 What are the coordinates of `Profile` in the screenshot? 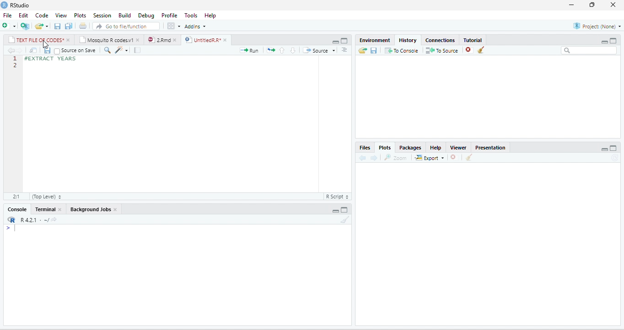 It's located at (170, 16).